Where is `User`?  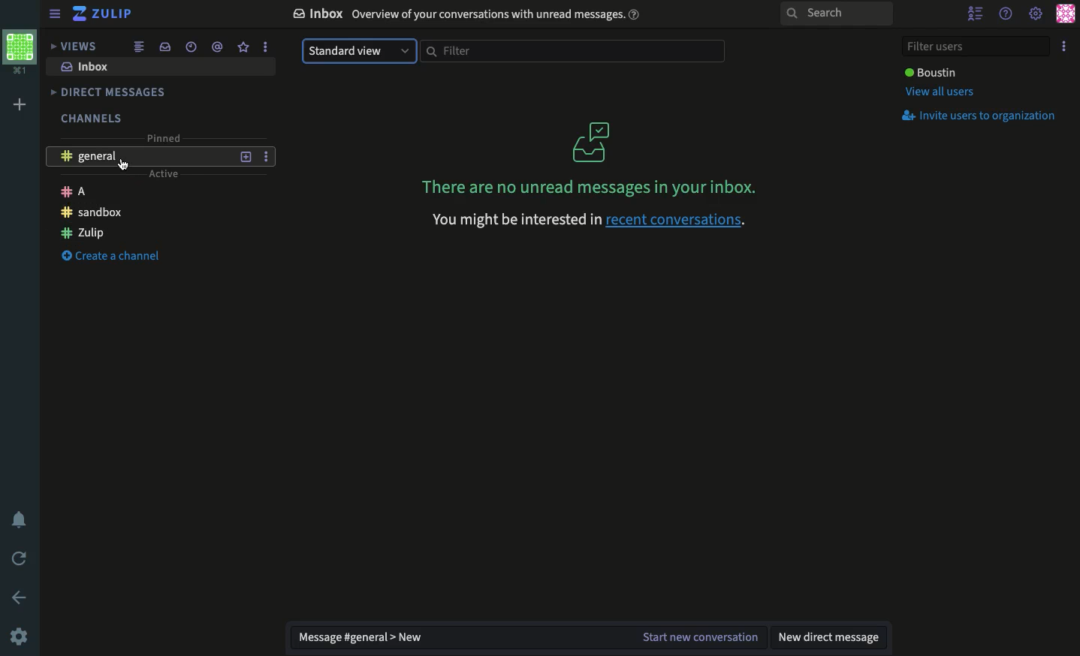 User is located at coordinates (930, 73).